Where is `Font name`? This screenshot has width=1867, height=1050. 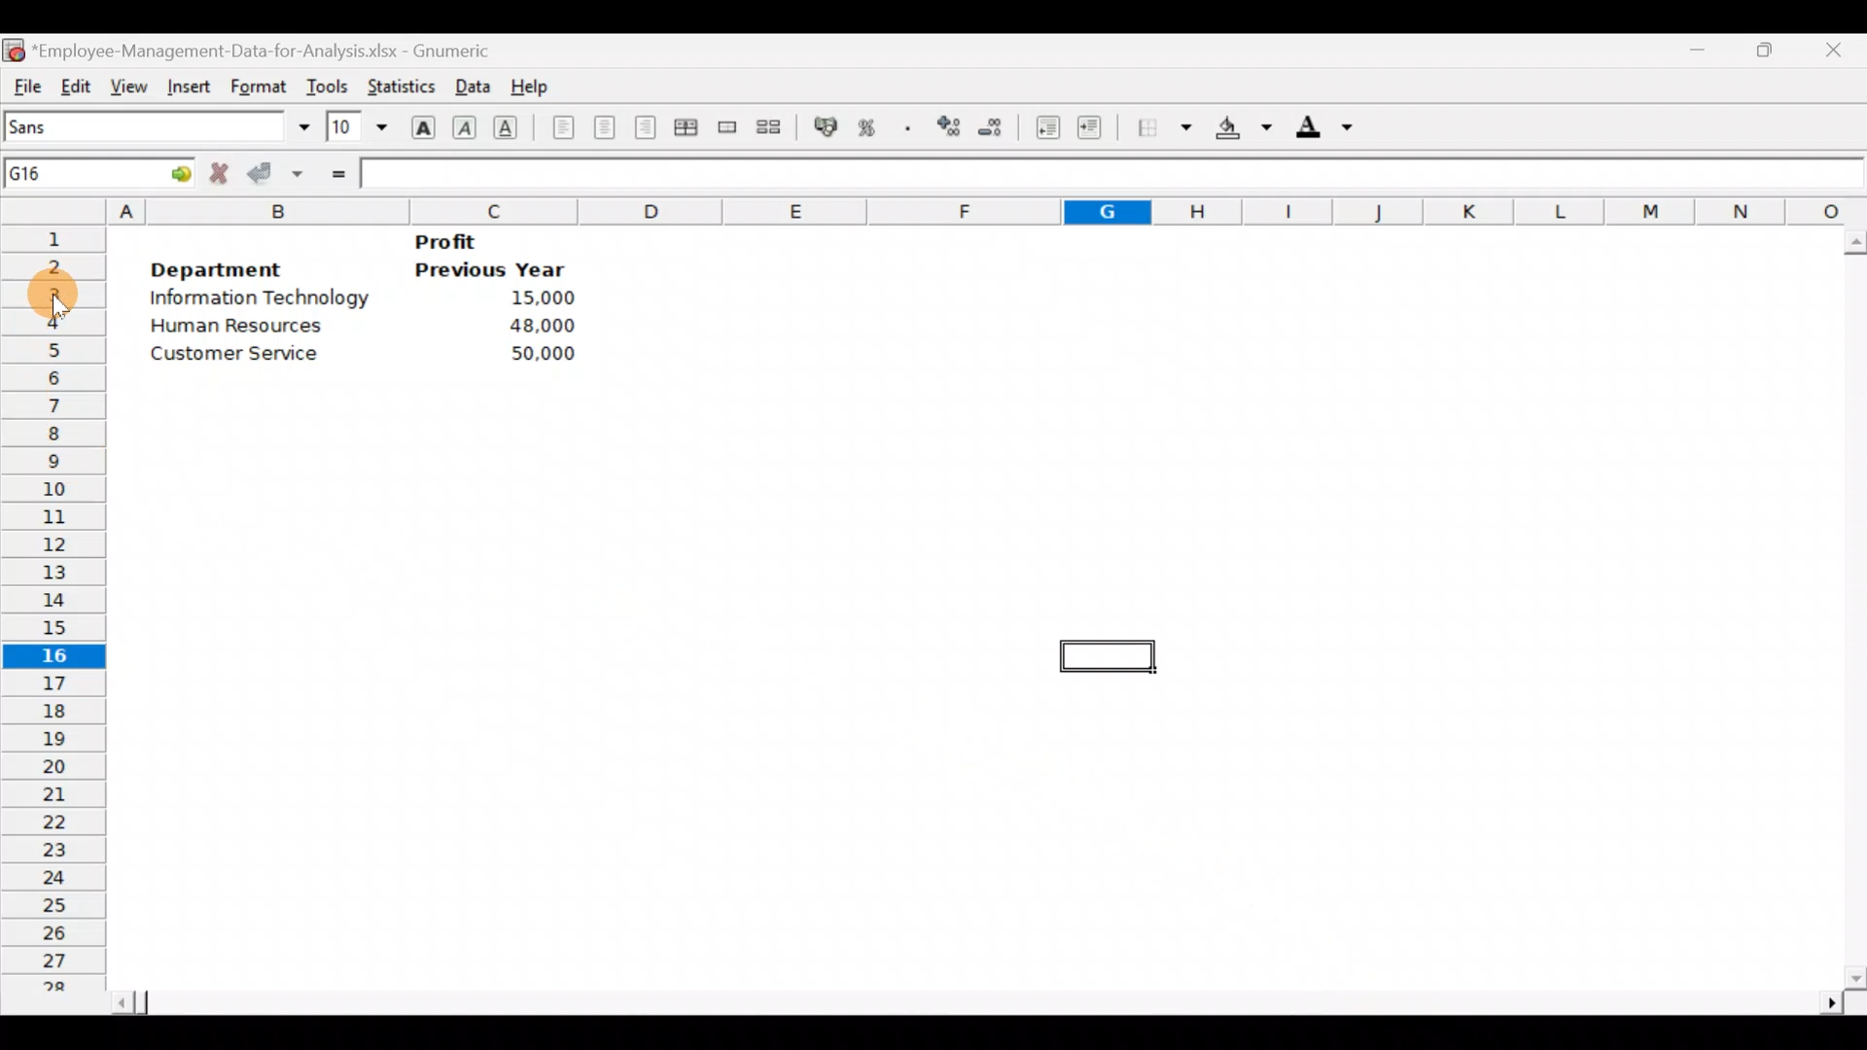 Font name is located at coordinates (159, 126).